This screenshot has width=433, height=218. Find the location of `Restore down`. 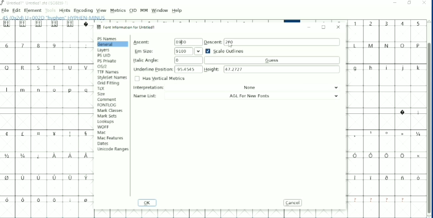

Restore down is located at coordinates (410, 3).